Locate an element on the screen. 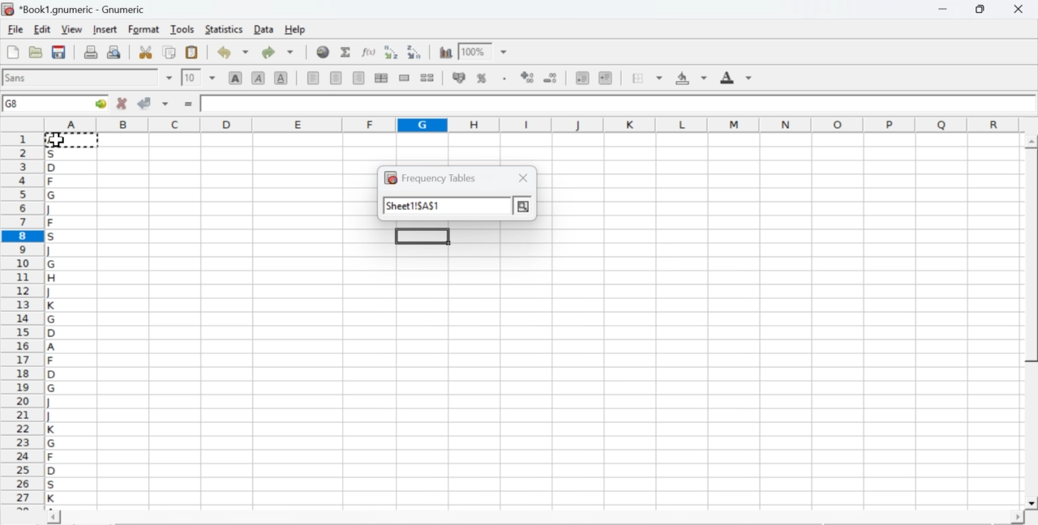  accept changes across selection is located at coordinates (165, 103).